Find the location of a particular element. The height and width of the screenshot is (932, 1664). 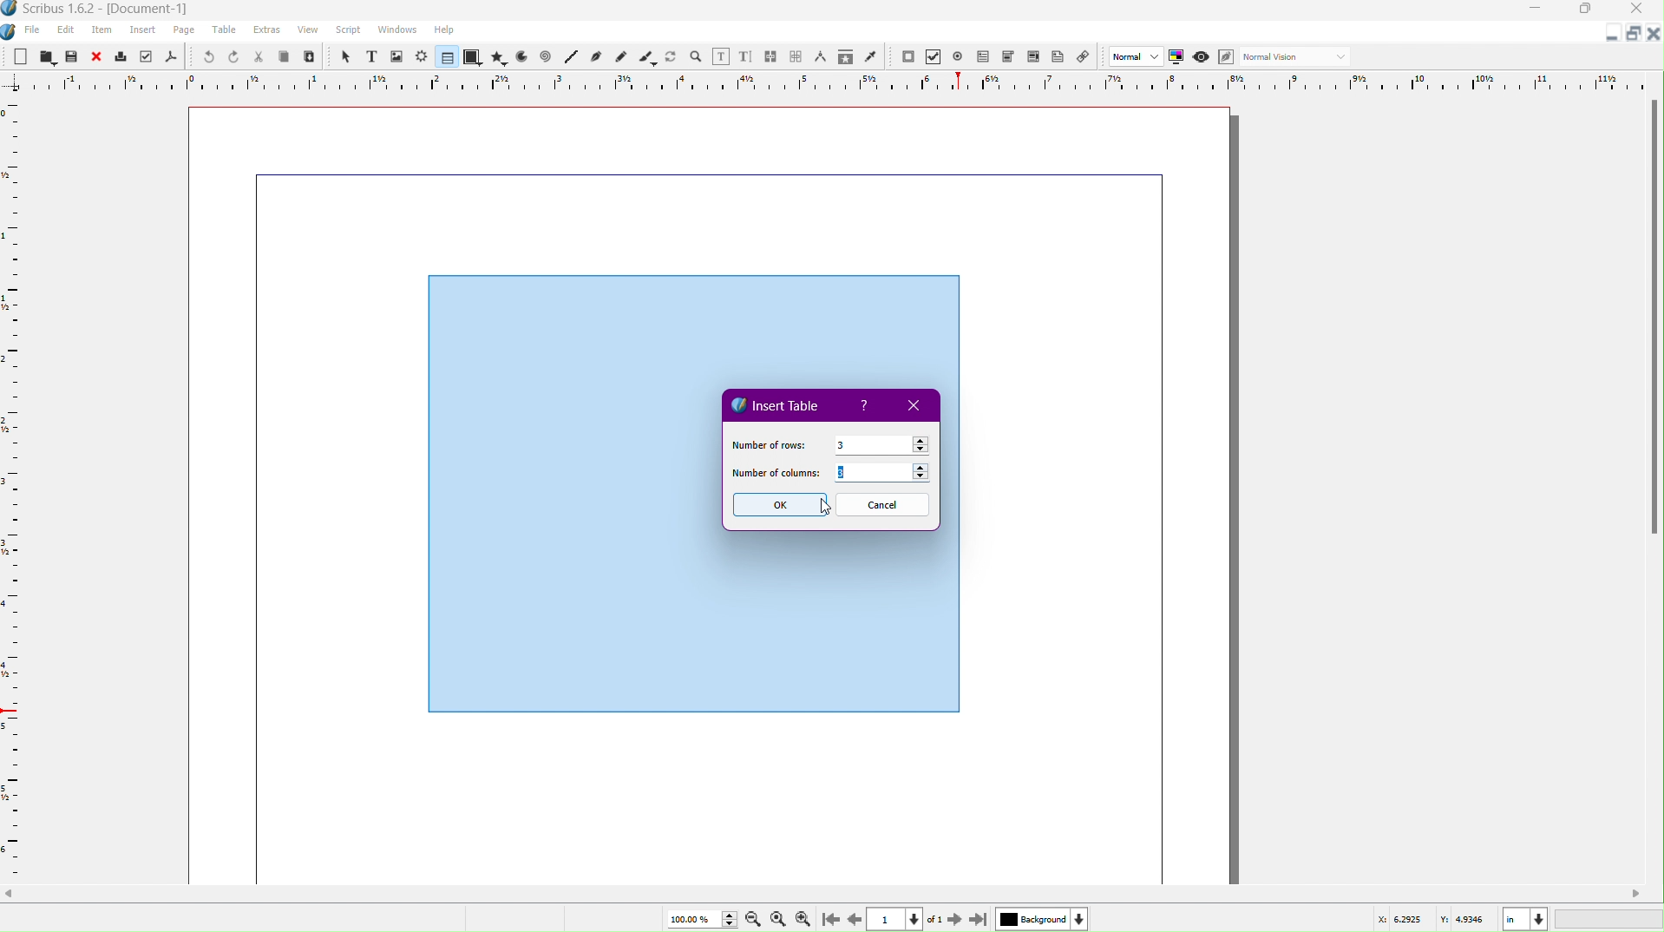

Zoom In is located at coordinates (807, 918).